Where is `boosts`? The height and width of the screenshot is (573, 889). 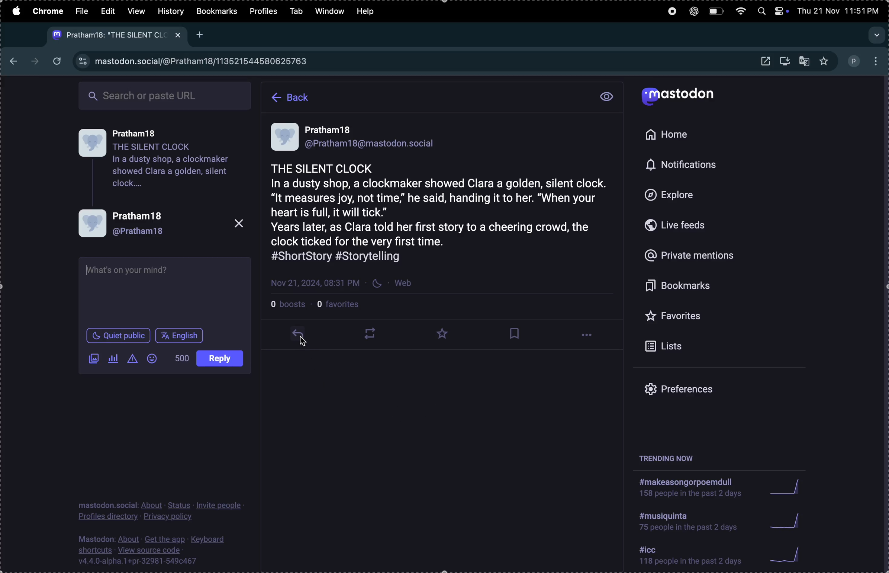 boosts is located at coordinates (289, 306).